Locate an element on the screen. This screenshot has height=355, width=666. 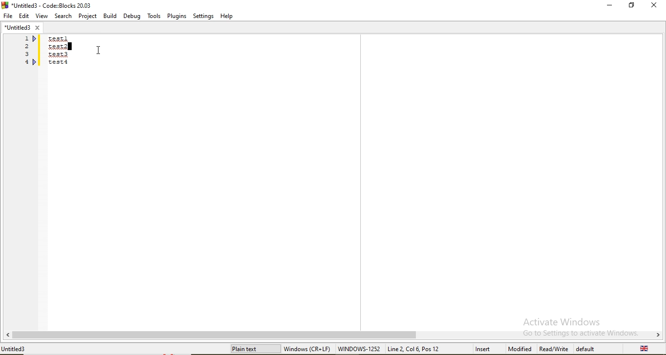
Restore is located at coordinates (631, 5).